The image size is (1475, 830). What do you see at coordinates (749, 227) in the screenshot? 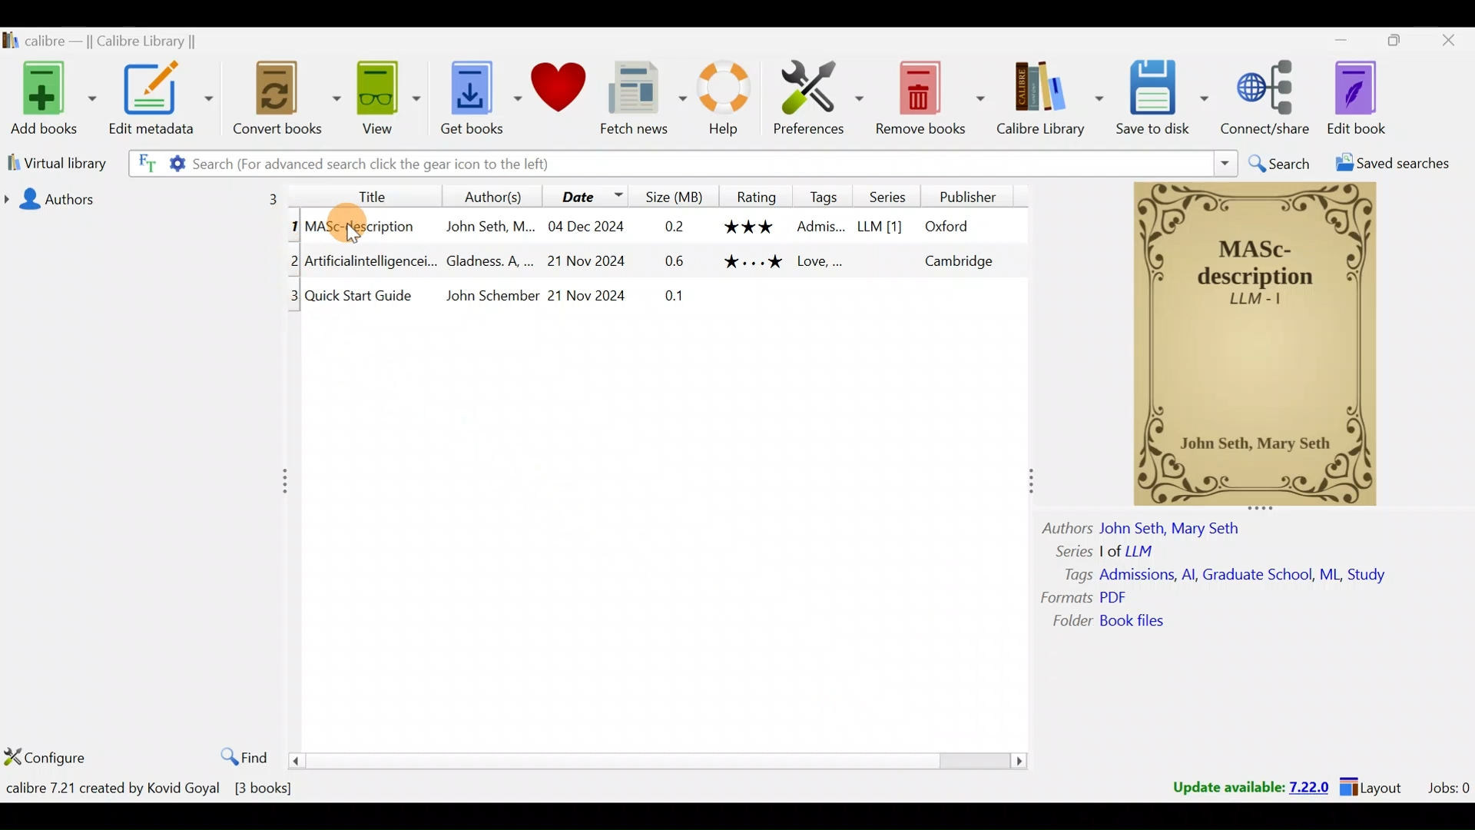
I see `` at bounding box center [749, 227].